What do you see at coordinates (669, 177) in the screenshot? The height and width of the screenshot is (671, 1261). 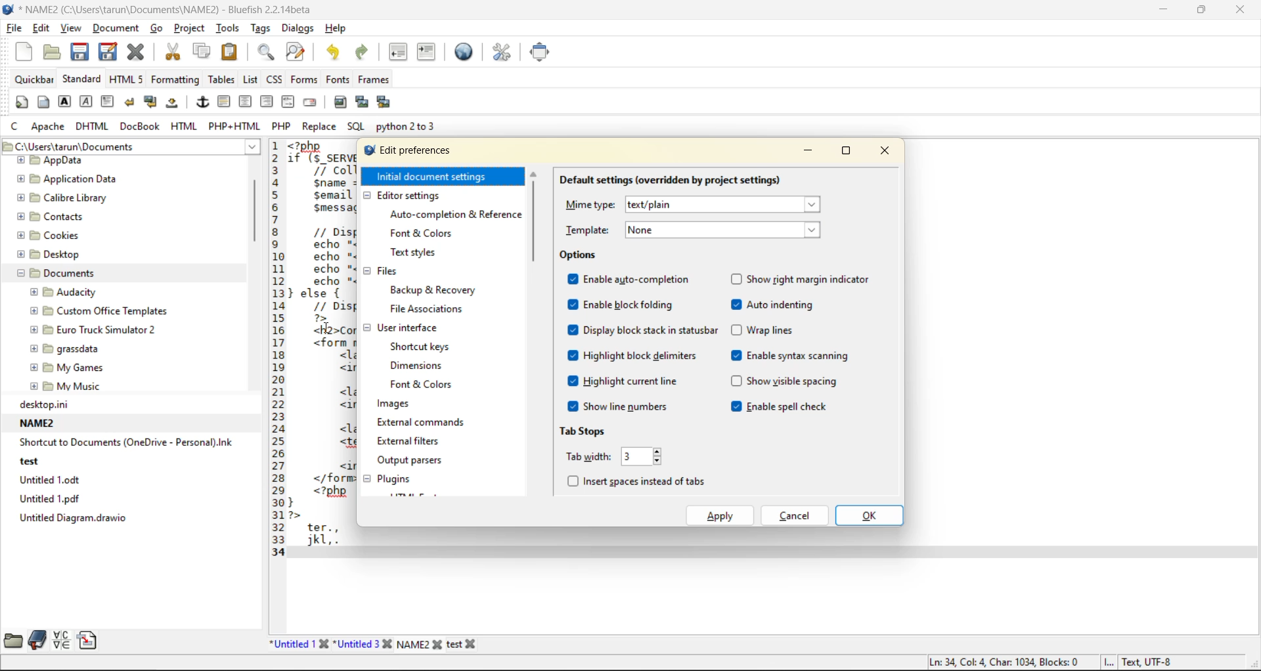 I see `default settings` at bounding box center [669, 177].